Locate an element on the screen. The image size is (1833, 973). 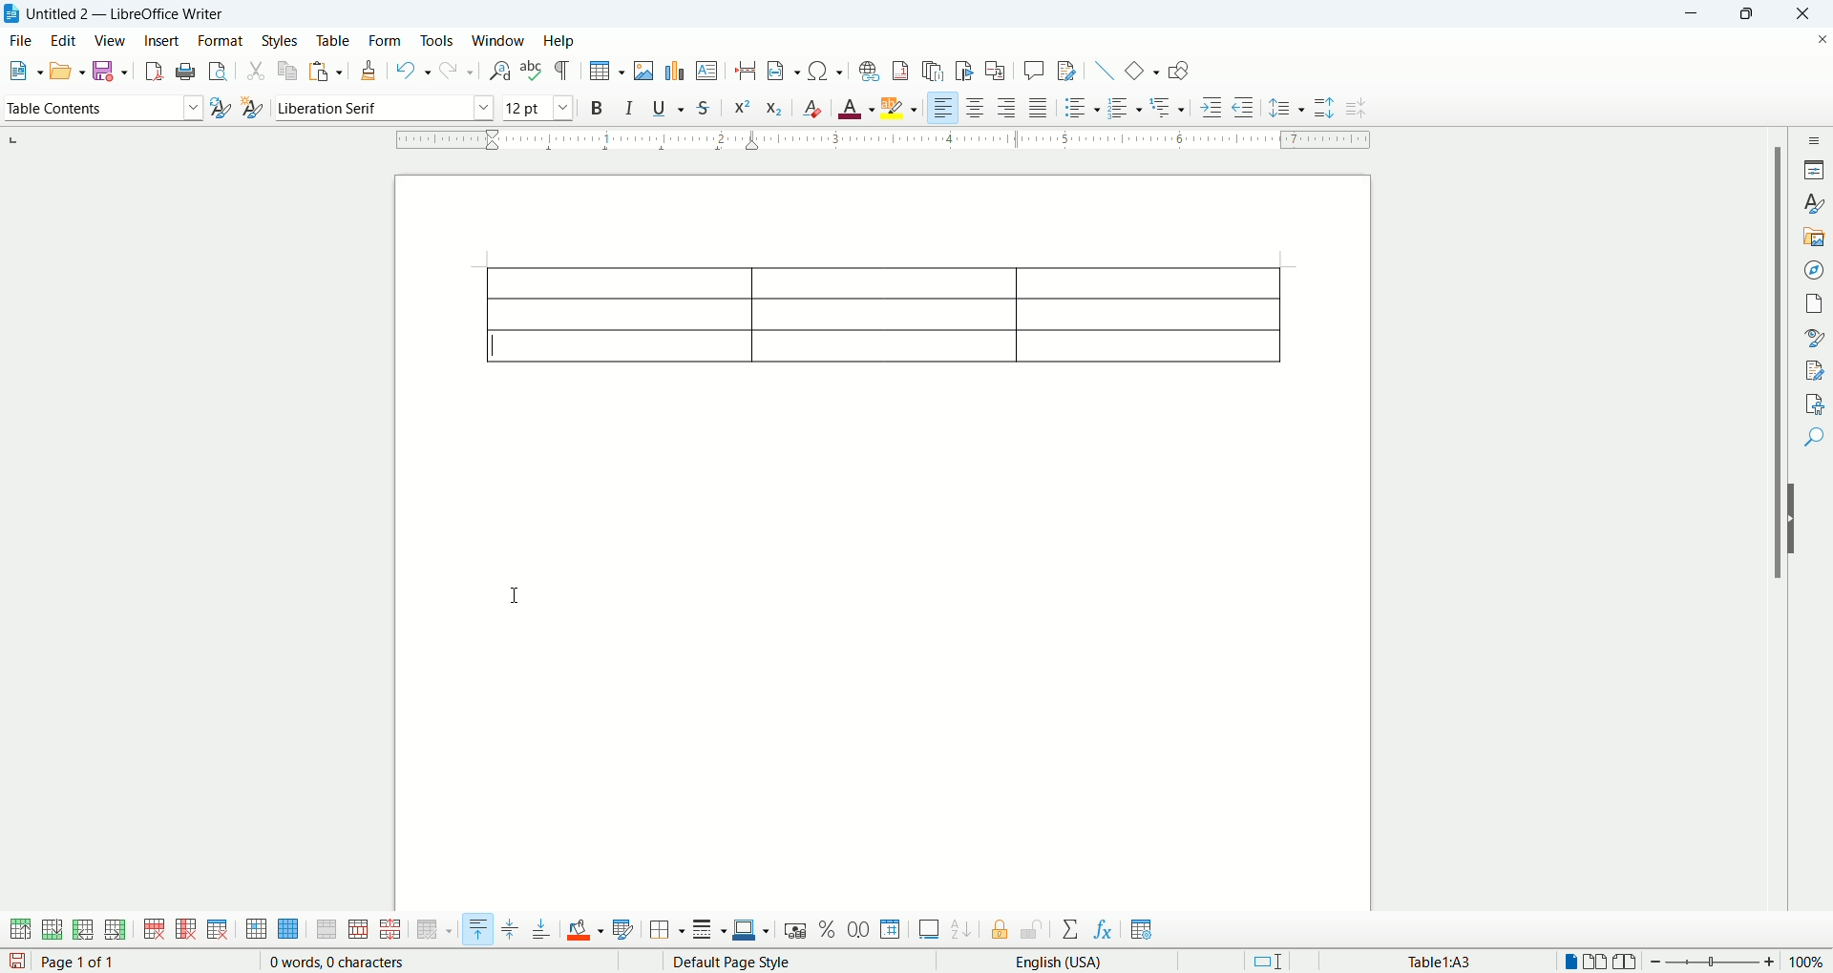
insert chart is located at coordinates (674, 70).